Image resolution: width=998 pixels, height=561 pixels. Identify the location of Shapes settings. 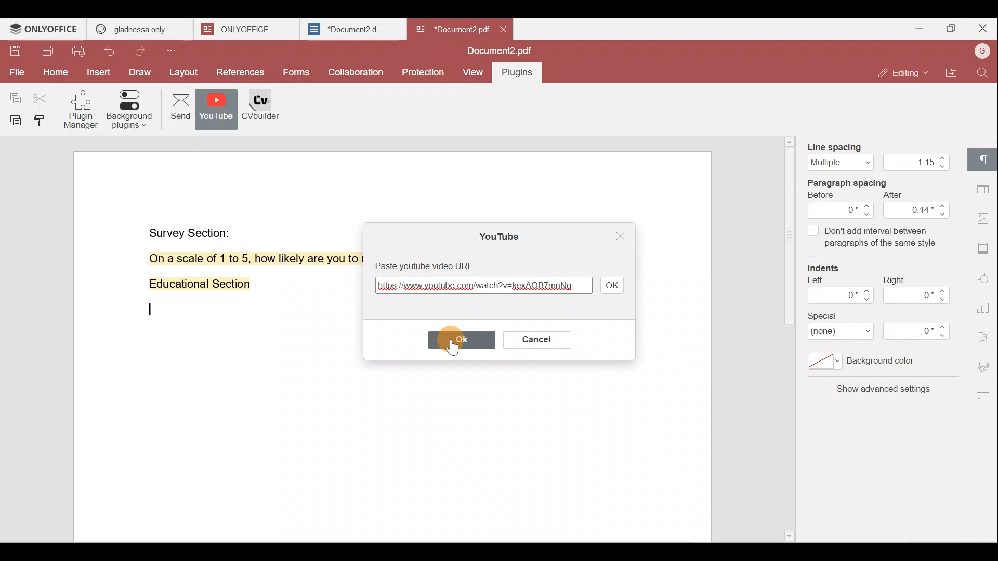
(984, 275).